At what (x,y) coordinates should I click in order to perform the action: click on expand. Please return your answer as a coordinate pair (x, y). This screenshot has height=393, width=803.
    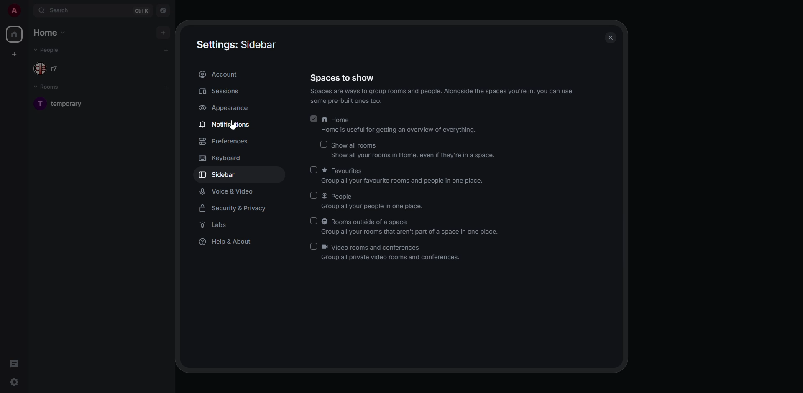
    Looking at the image, I should click on (28, 11).